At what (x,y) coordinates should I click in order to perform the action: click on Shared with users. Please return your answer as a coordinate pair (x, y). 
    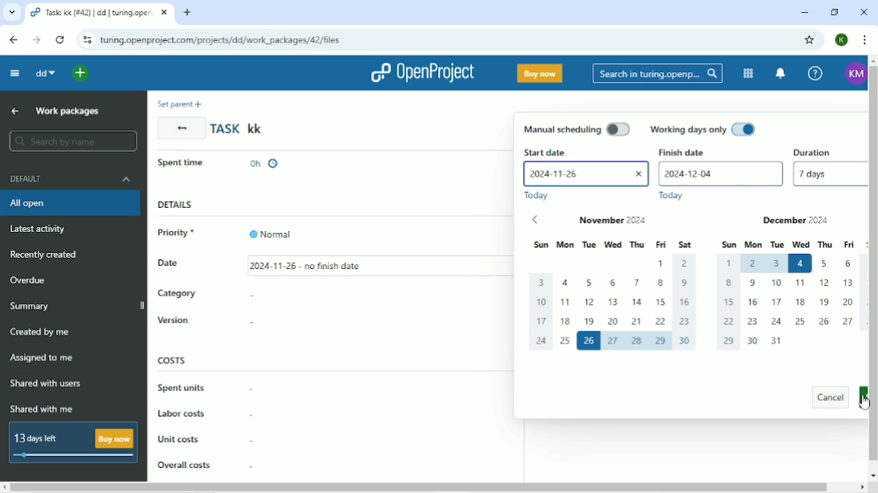
    Looking at the image, I should click on (46, 385).